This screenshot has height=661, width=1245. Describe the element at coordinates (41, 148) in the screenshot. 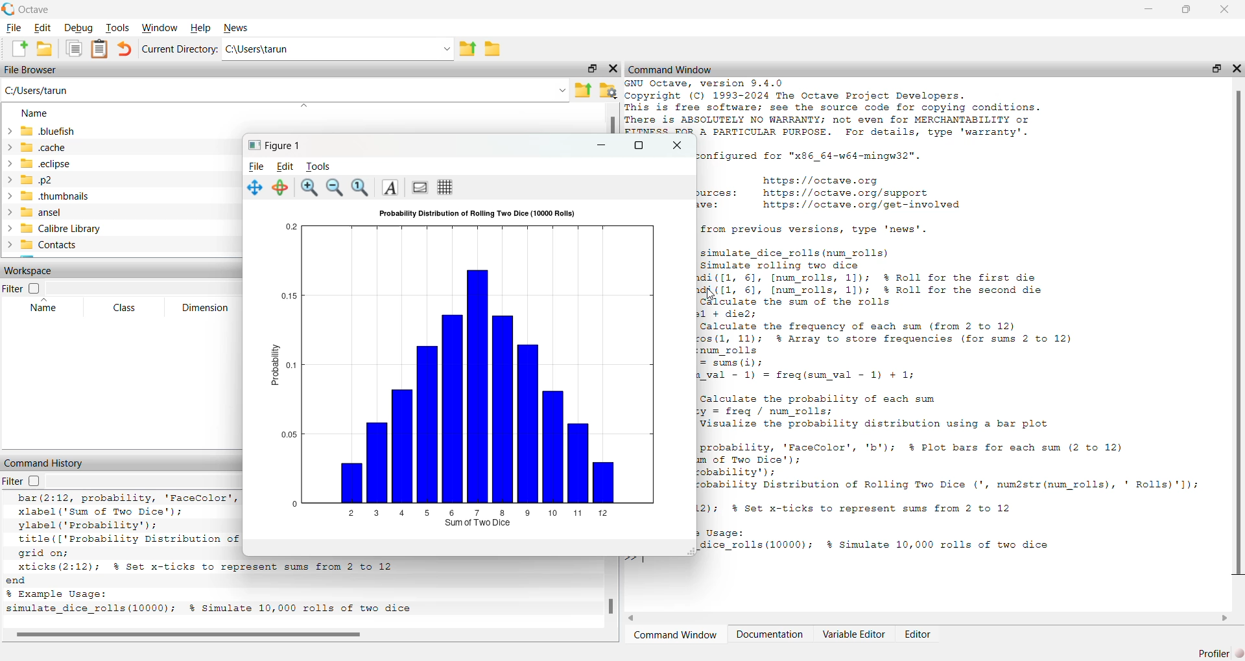

I see `«cache` at that location.